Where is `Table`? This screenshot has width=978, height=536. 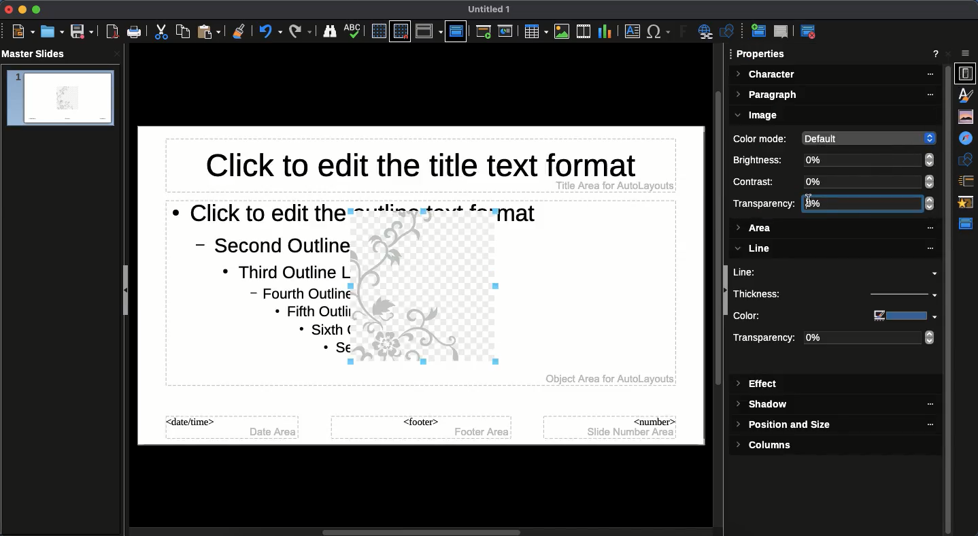
Table is located at coordinates (535, 31).